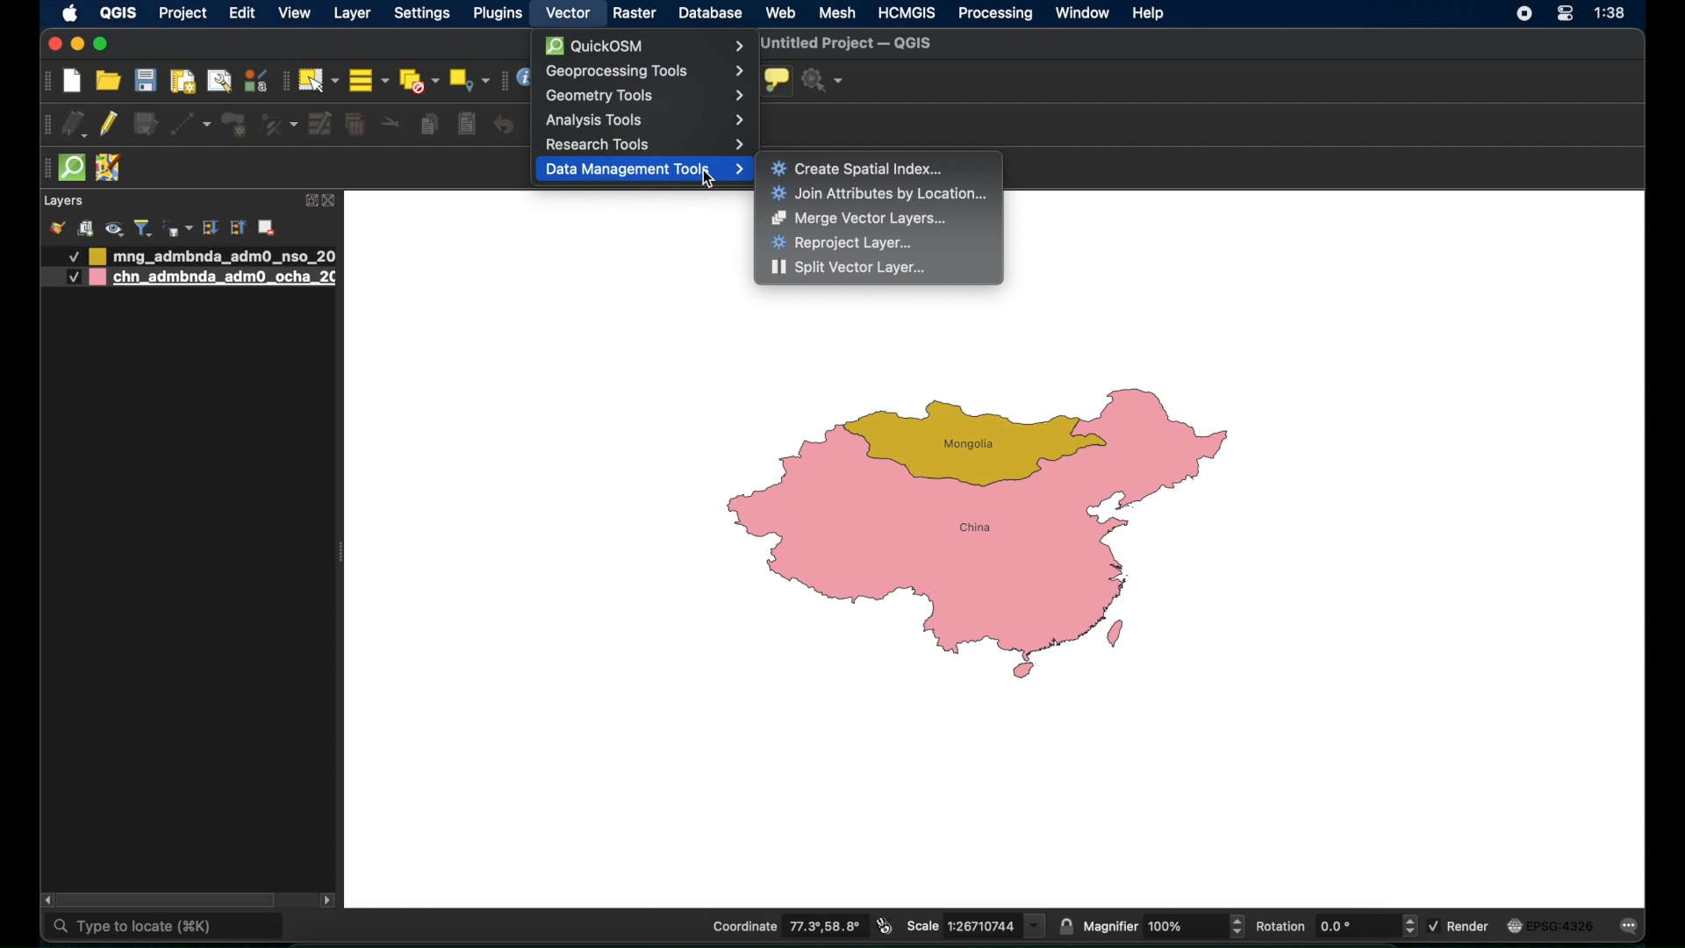 The image size is (1685, 948). I want to click on scroll right arrow, so click(332, 899).